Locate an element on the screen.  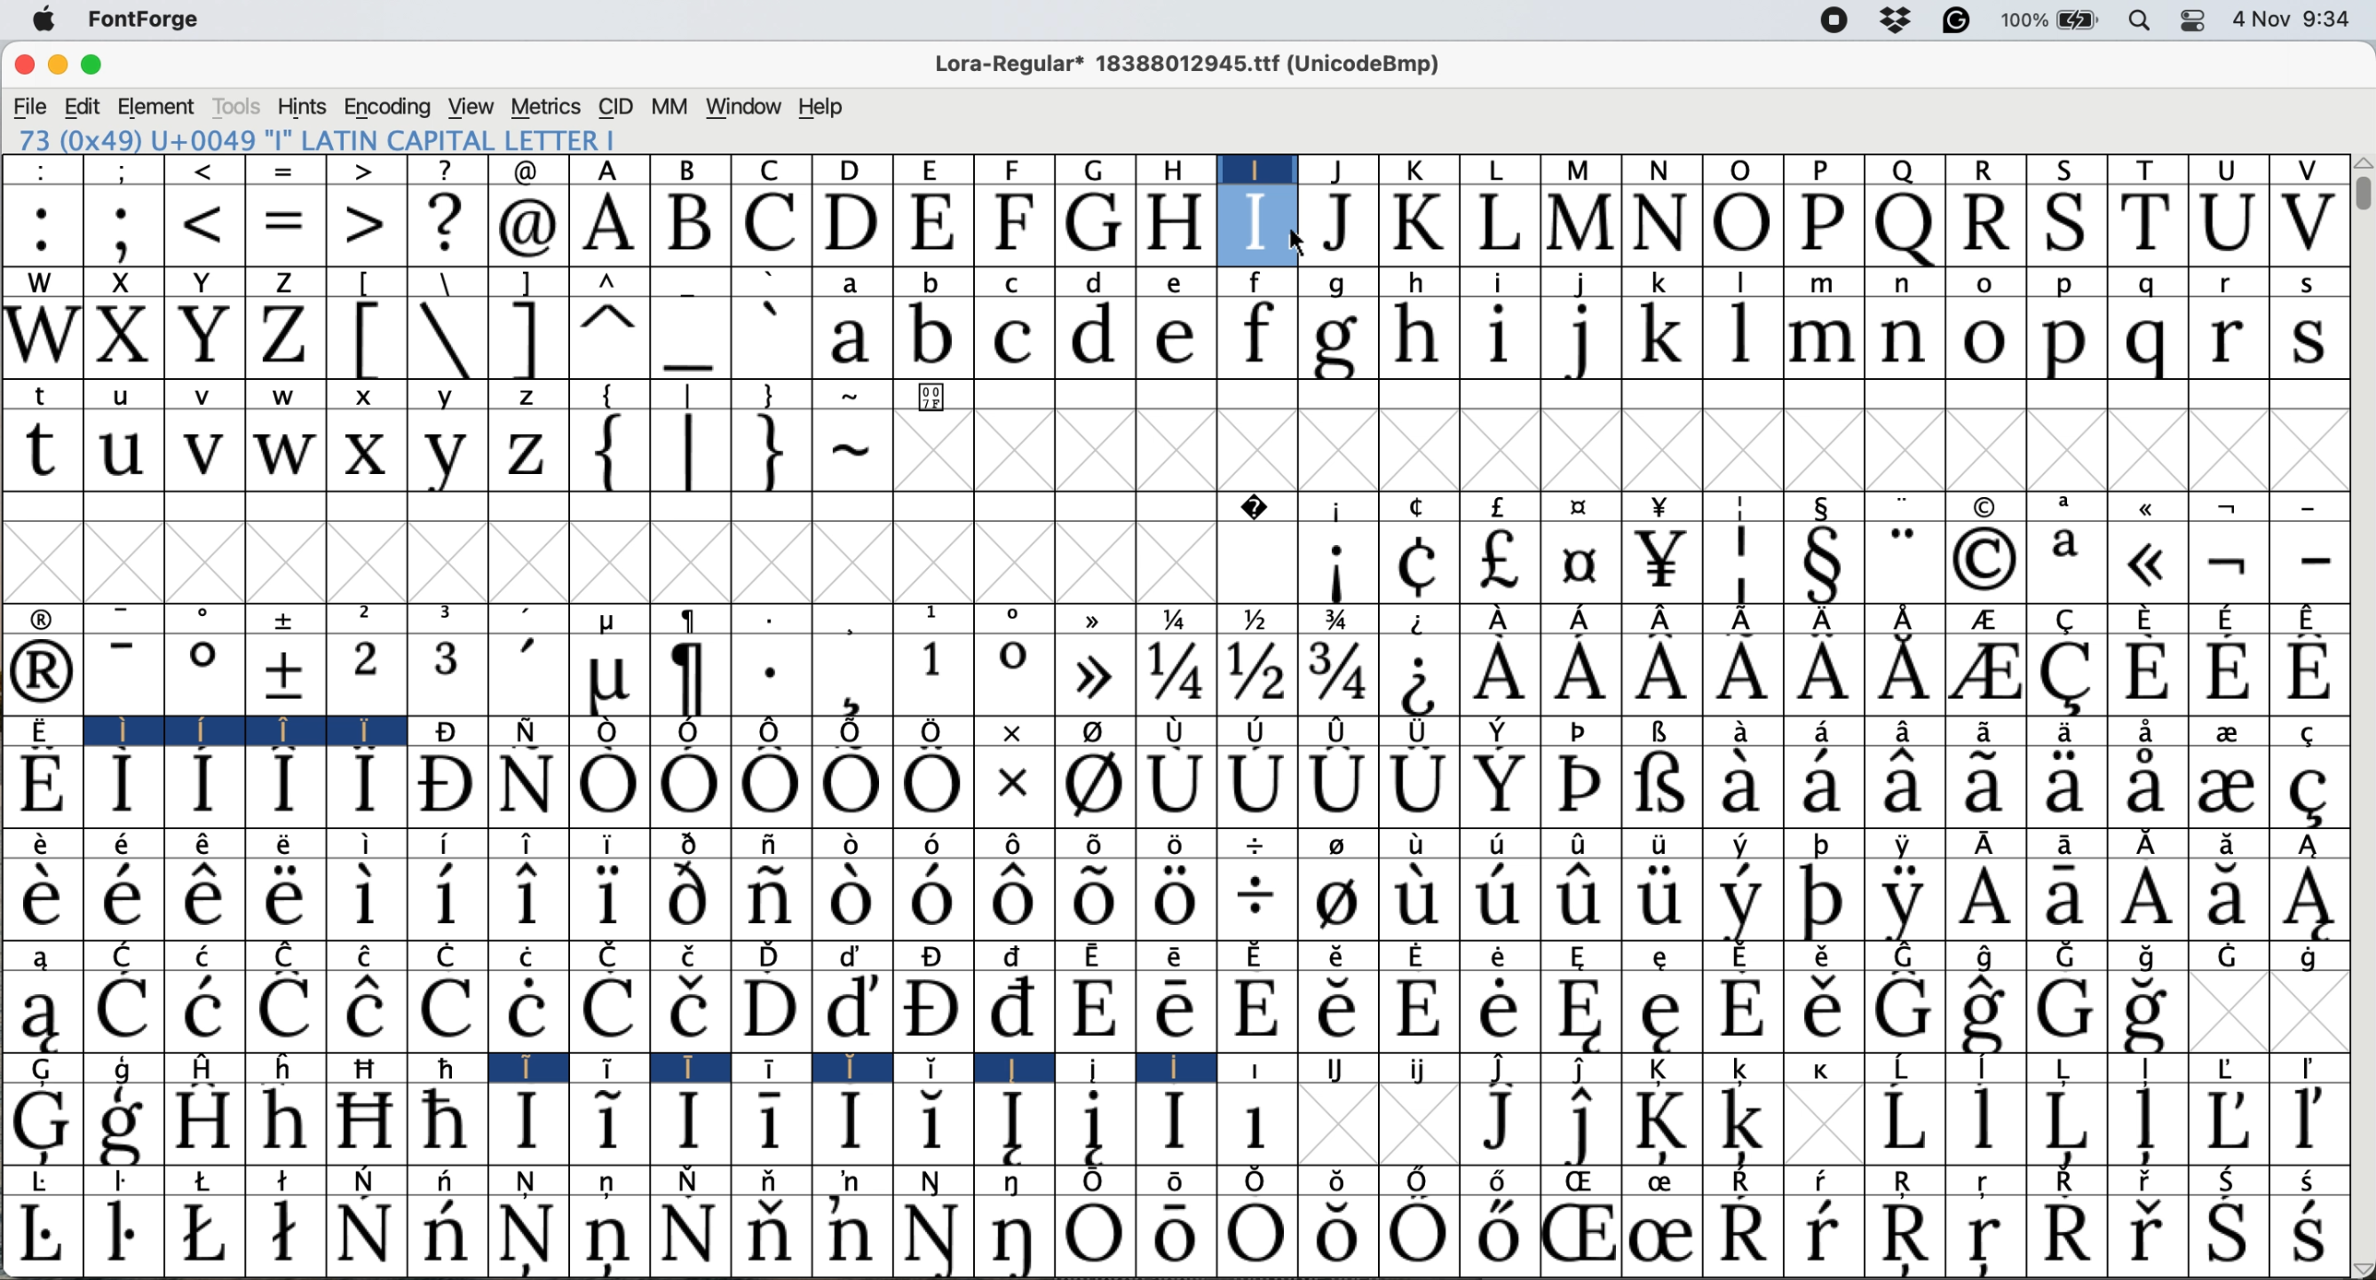
font forge is located at coordinates (154, 18).